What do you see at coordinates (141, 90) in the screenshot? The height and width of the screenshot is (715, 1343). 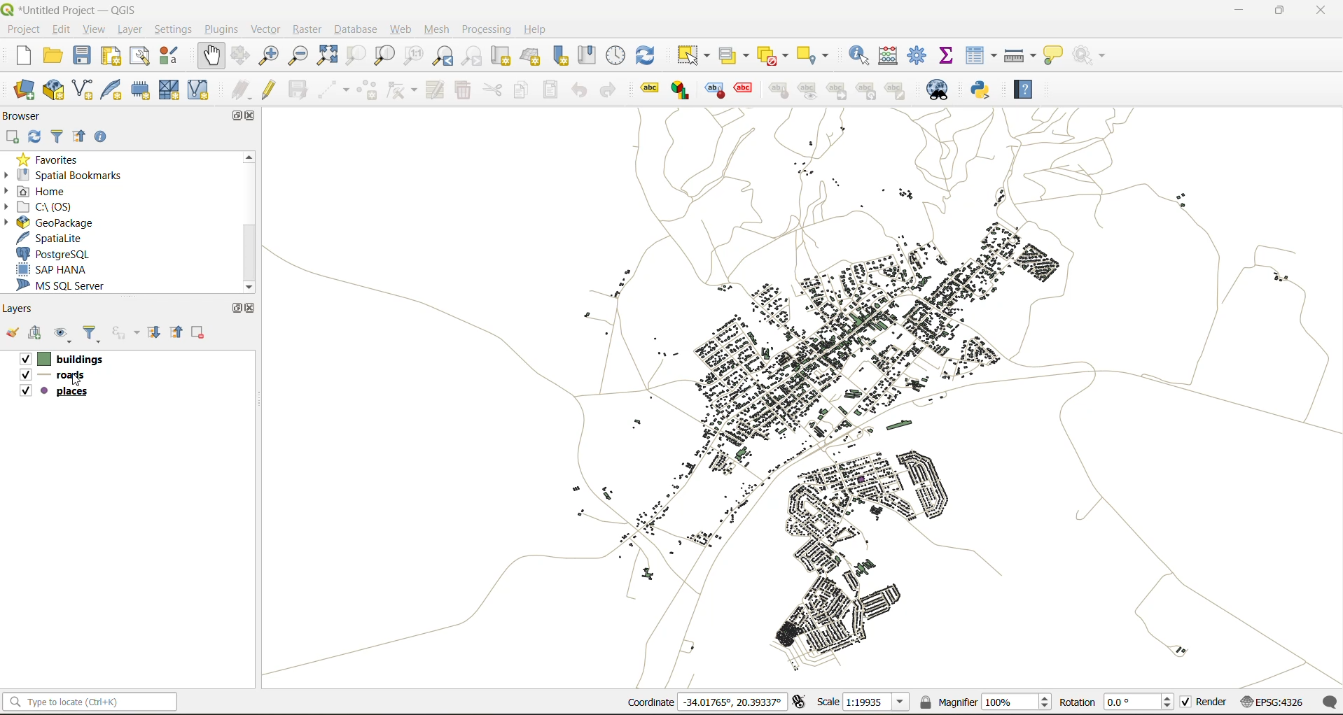 I see `temporary scratch layer` at bounding box center [141, 90].